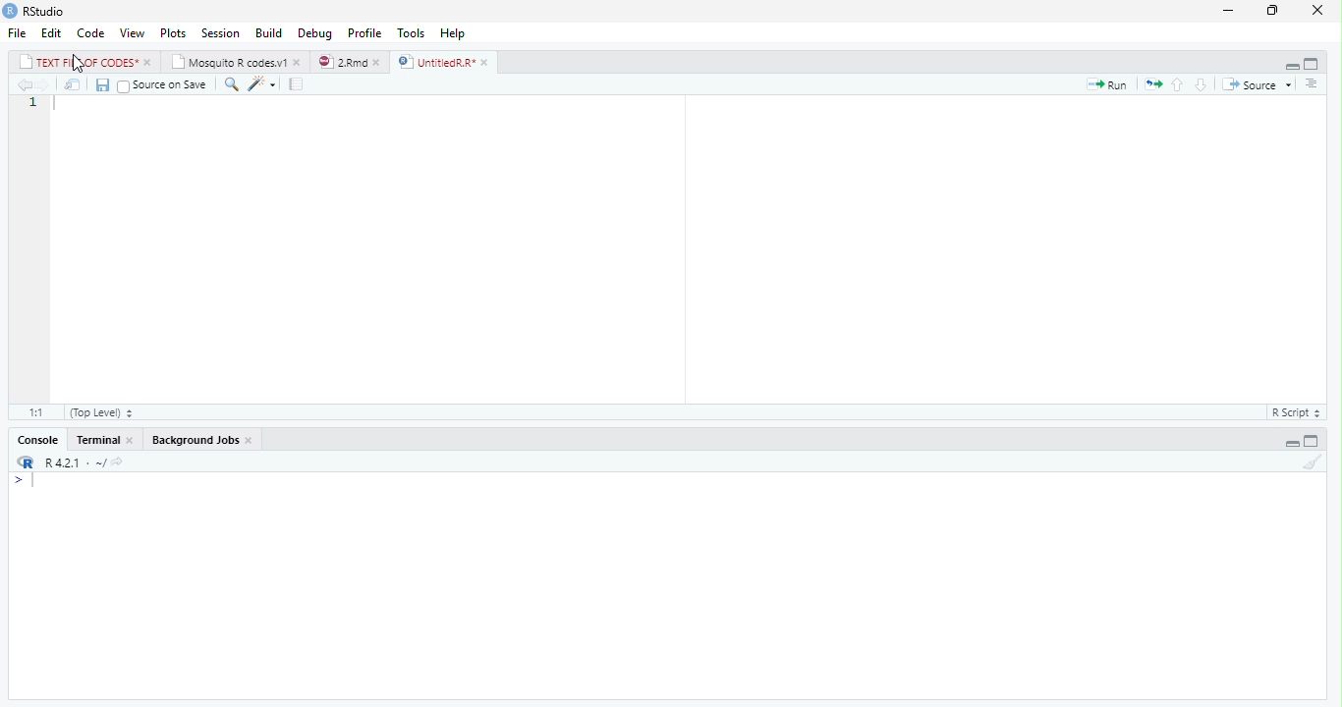  What do you see at coordinates (1317, 11) in the screenshot?
I see `Close` at bounding box center [1317, 11].